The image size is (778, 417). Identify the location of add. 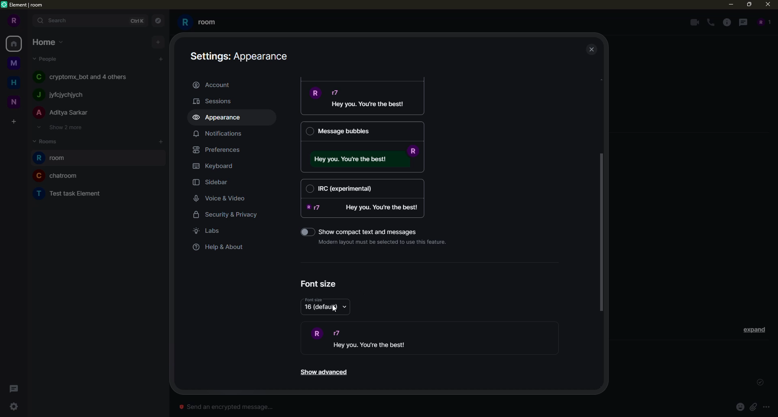
(161, 59).